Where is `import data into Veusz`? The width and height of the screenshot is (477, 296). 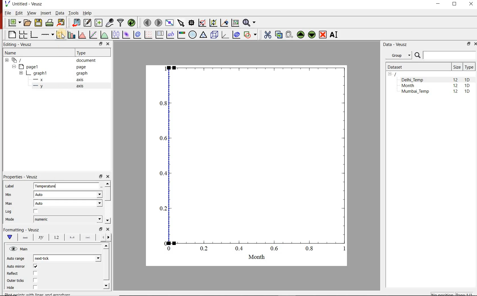 import data into Veusz is located at coordinates (76, 23).